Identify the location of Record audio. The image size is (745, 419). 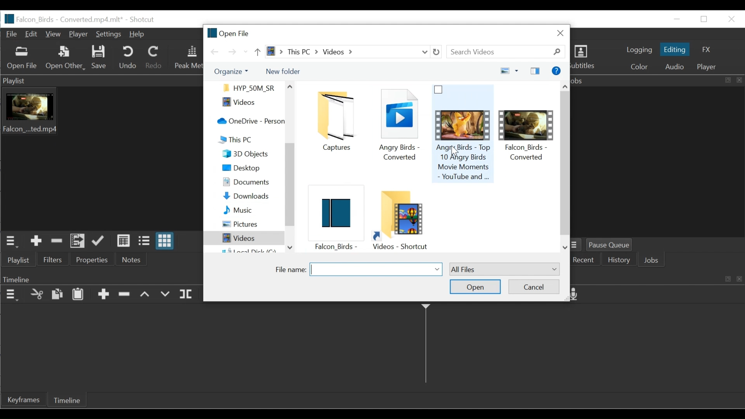
(577, 295).